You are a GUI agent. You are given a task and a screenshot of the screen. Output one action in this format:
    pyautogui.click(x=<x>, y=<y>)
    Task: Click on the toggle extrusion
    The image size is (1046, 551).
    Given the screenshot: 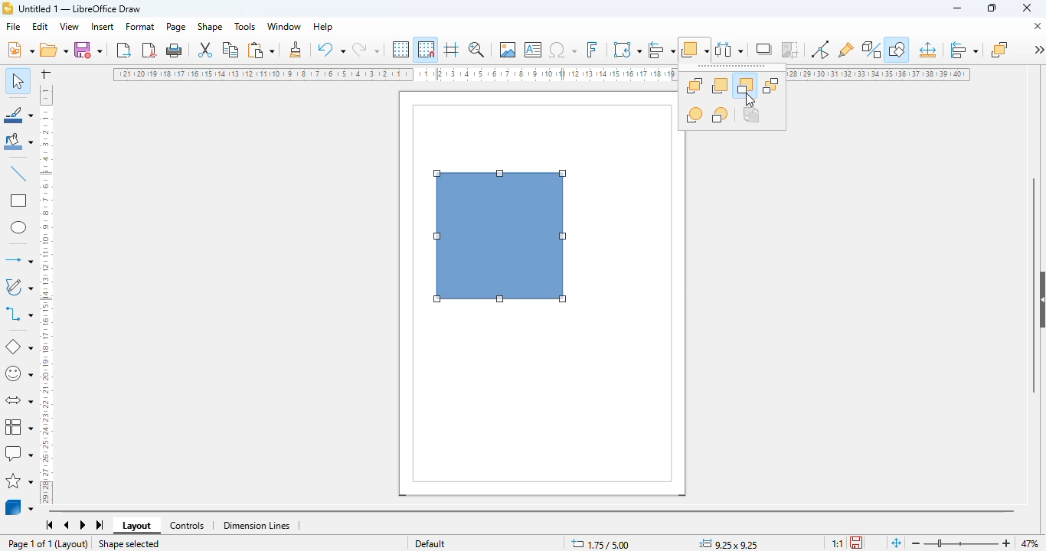 What is the action you would take?
    pyautogui.click(x=872, y=50)
    